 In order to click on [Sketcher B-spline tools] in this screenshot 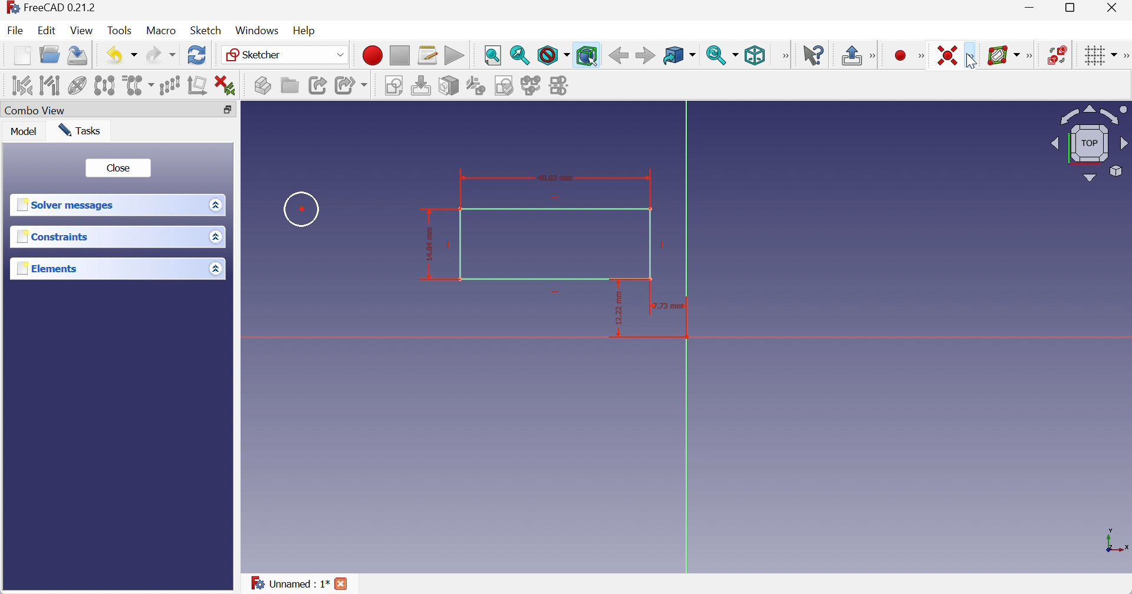, I will do `click(1031, 55)`.